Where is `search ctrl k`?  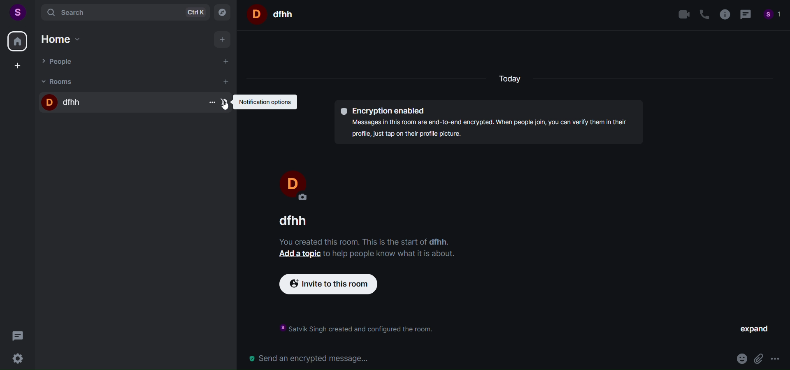 search ctrl k is located at coordinates (124, 12).